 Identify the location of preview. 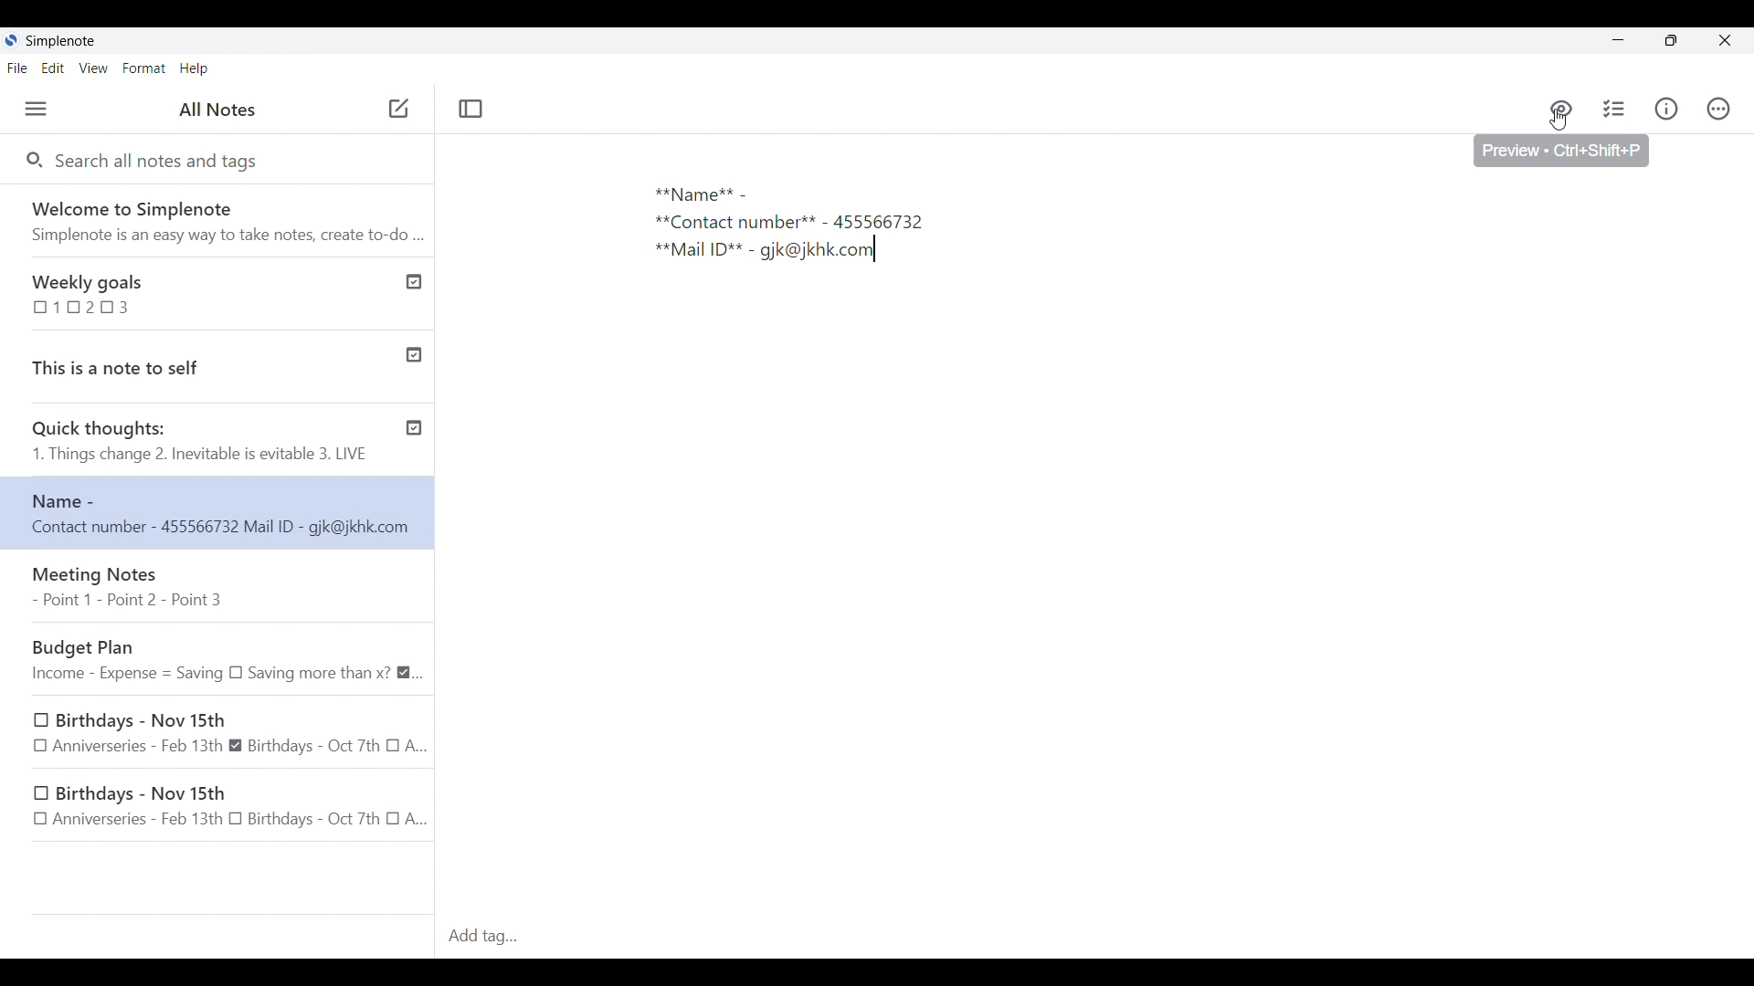
(1561, 110).